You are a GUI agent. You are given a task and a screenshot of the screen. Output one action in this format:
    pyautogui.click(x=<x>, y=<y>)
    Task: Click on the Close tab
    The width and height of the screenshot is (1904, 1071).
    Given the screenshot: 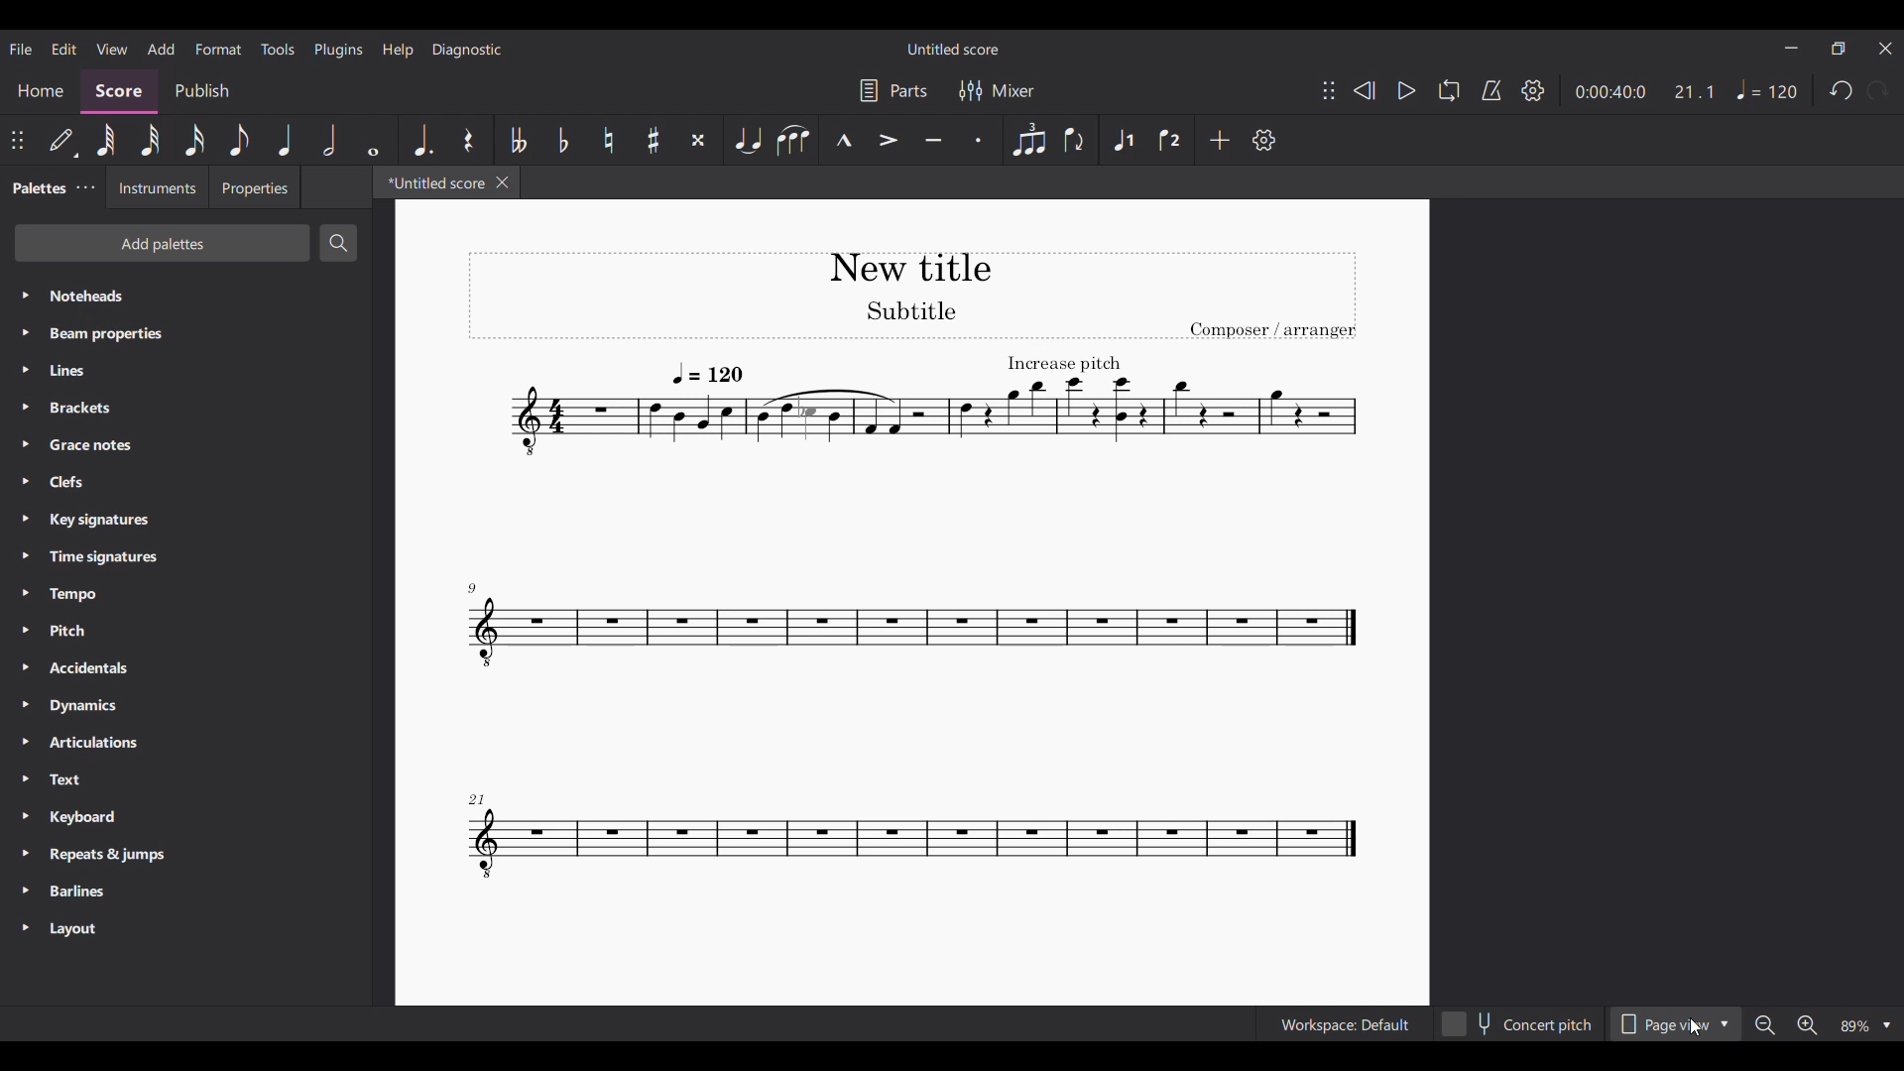 What is the action you would take?
    pyautogui.click(x=502, y=182)
    